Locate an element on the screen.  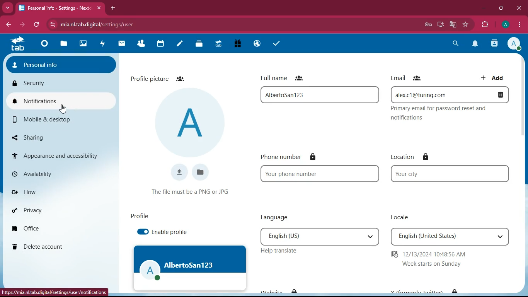
search is located at coordinates (455, 44).